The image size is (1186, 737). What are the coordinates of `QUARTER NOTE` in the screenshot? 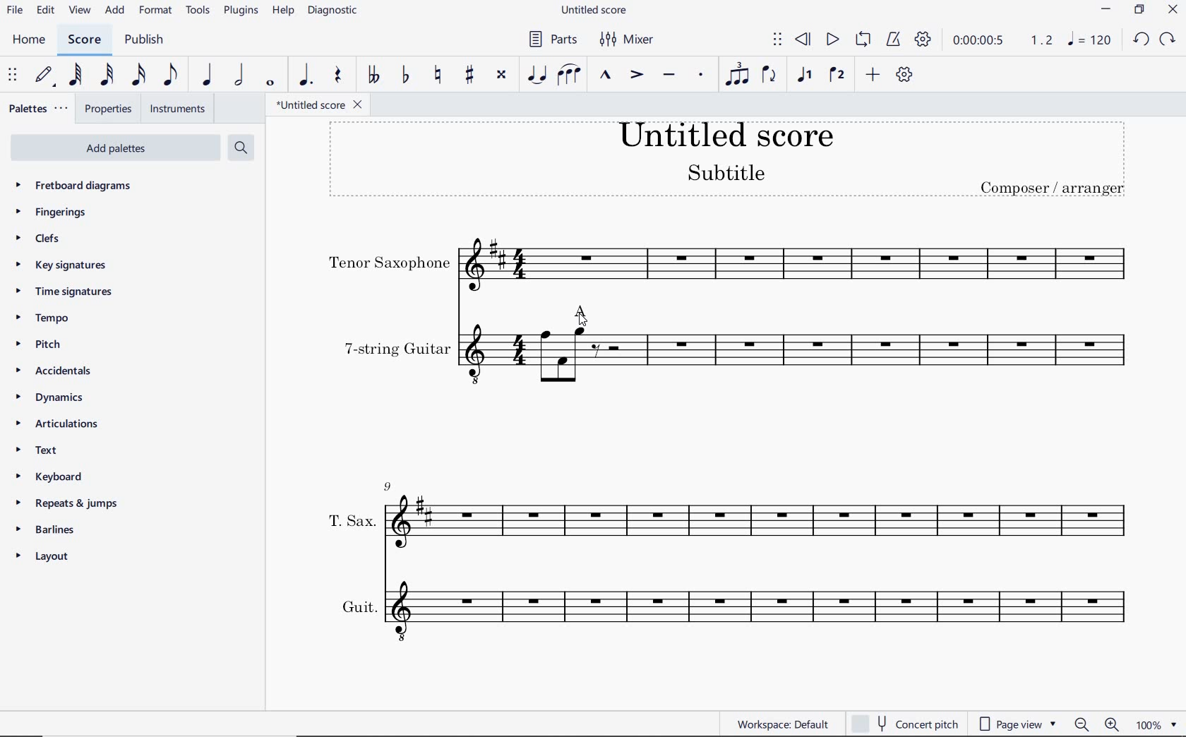 It's located at (205, 76).